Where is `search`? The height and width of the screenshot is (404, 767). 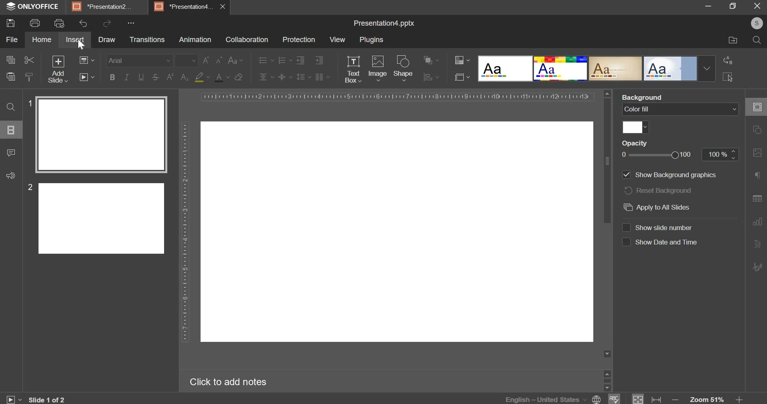 search is located at coordinates (758, 41).